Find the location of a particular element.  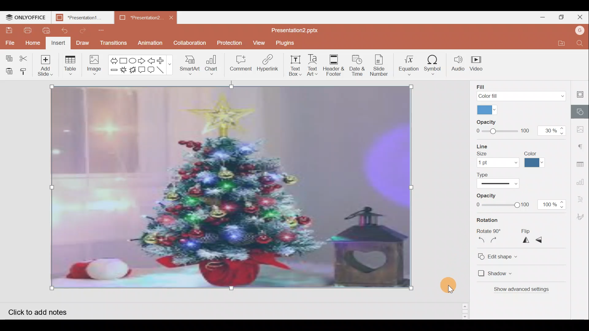

Open file location is located at coordinates (565, 43).